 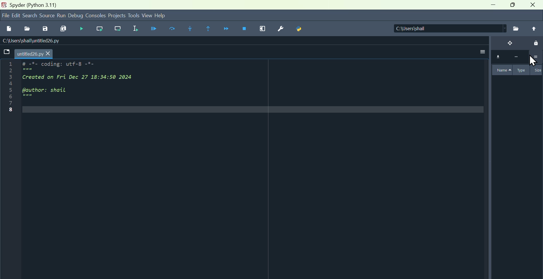 What do you see at coordinates (245, 29) in the screenshot?
I see `Stop debugging` at bounding box center [245, 29].